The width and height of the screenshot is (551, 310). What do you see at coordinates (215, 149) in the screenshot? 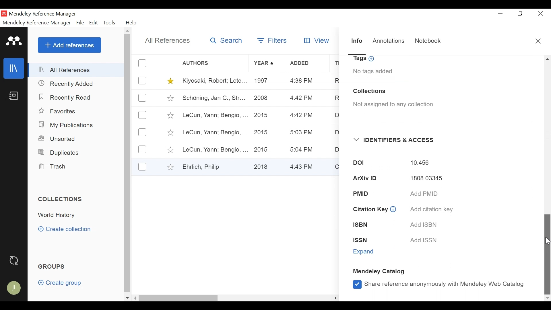
I see `LeCun, Yann; Bengio, ...` at bounding box center [215, 149].